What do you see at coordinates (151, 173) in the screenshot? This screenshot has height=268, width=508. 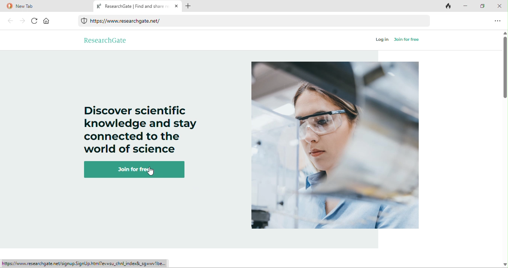 I see `cursor` at bounding box center [151, 173].